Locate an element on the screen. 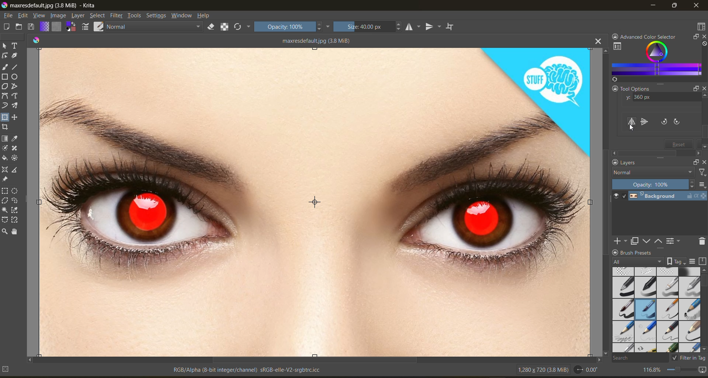  photo is located at coordinates (316, 200).